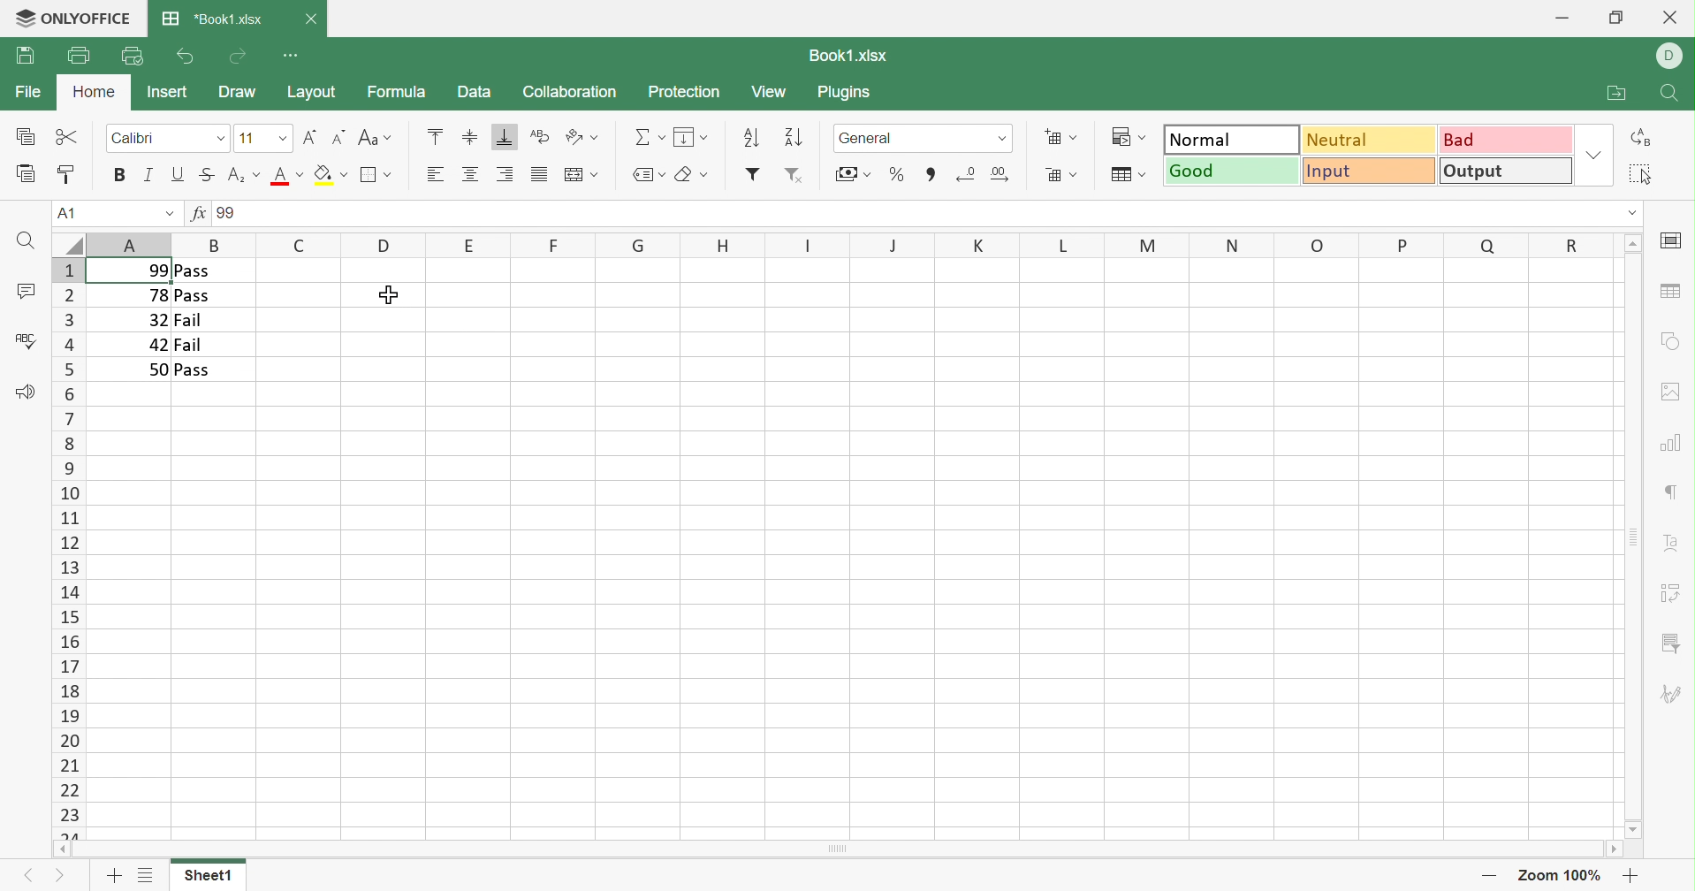 This screenshot has width=1695, height=891. Describe the element at coordinates (965, 173) in the screenshot. I see `Decrease decimal` at that location.